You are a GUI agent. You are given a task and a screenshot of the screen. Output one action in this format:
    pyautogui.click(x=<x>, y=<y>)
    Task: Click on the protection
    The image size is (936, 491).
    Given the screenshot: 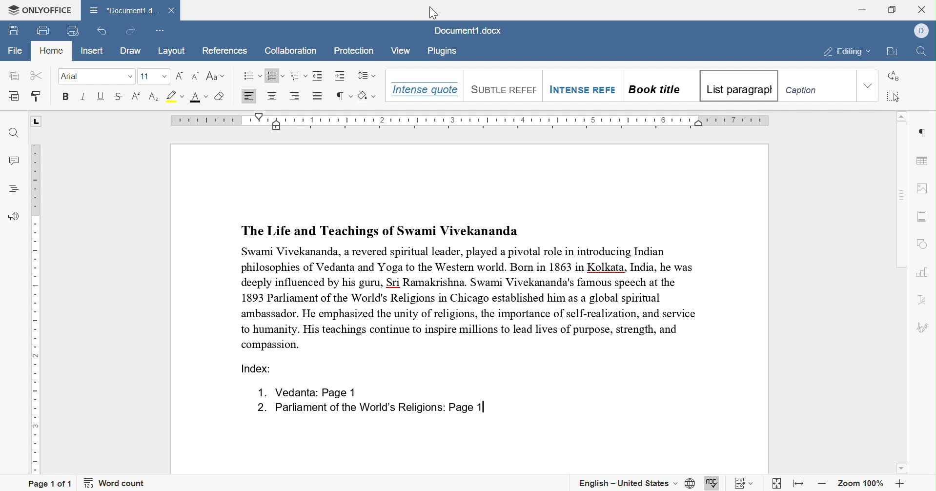 What is the action you would take?
    pyautogui.click(x=354, y=51)
    